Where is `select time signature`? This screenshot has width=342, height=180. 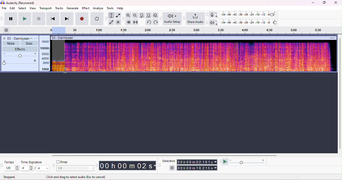 select time signature is located at coordinates (35, 168).